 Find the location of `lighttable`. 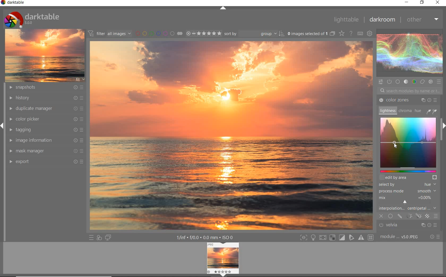

lighttable is located at coordinates (346, 19).